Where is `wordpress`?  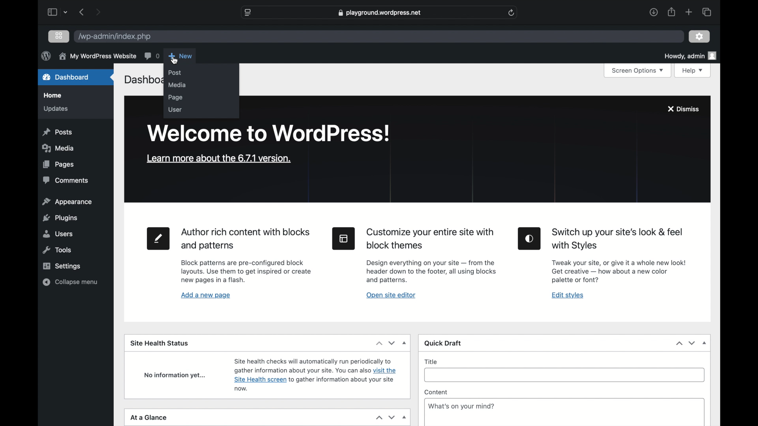
wordpress is located at coordinates (45, 56).